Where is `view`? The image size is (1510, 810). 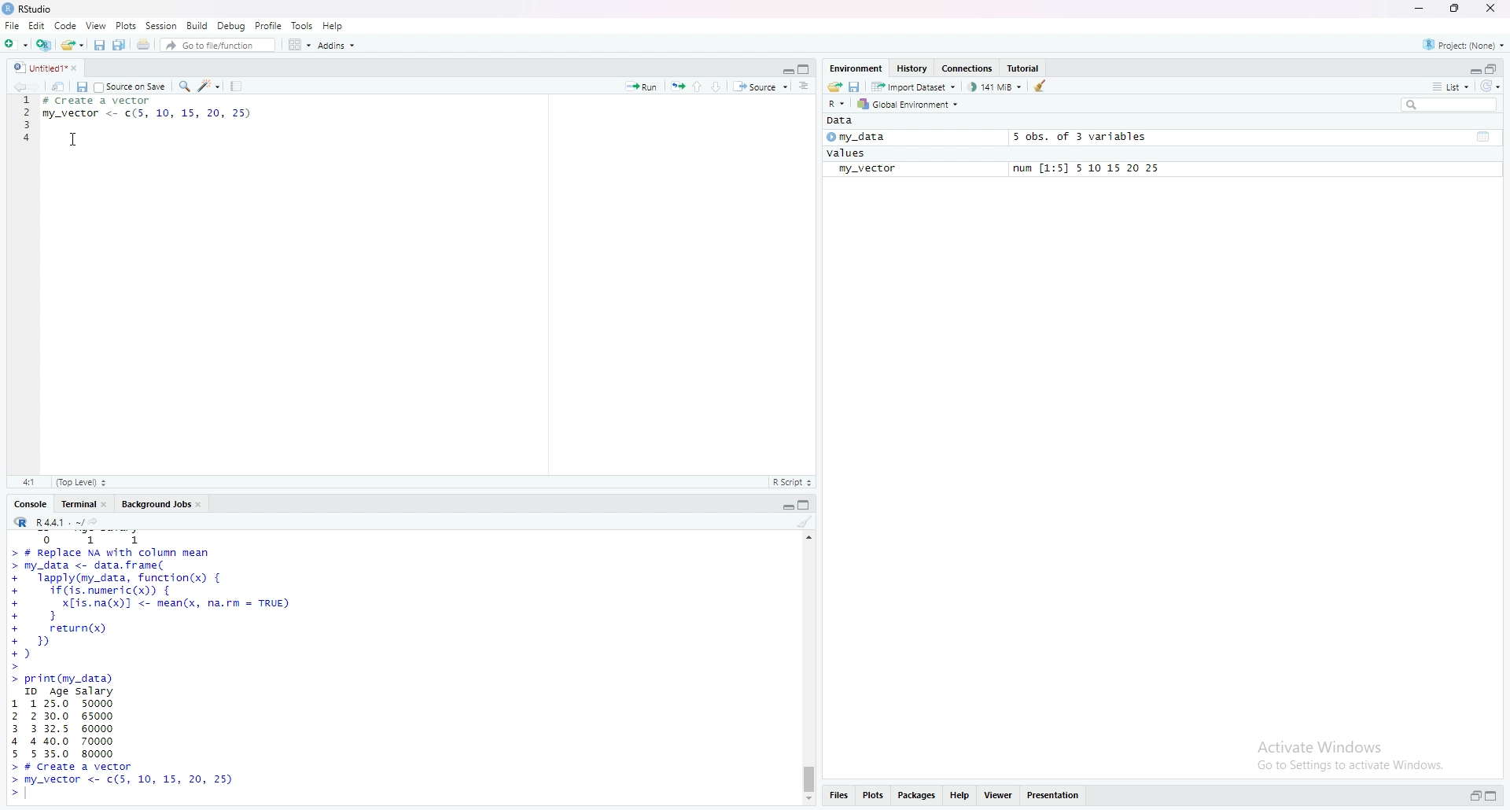 view is located at coordinates (97, 26).